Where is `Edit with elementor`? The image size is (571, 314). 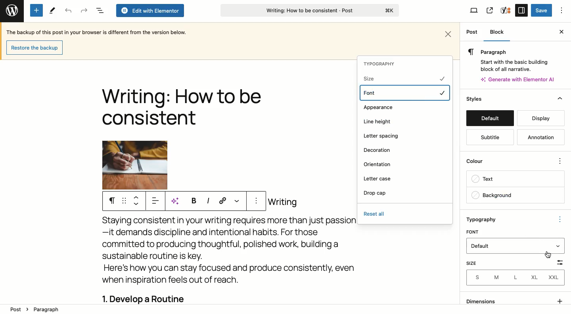
Edit with elementor is located at coordinates (149, 11).